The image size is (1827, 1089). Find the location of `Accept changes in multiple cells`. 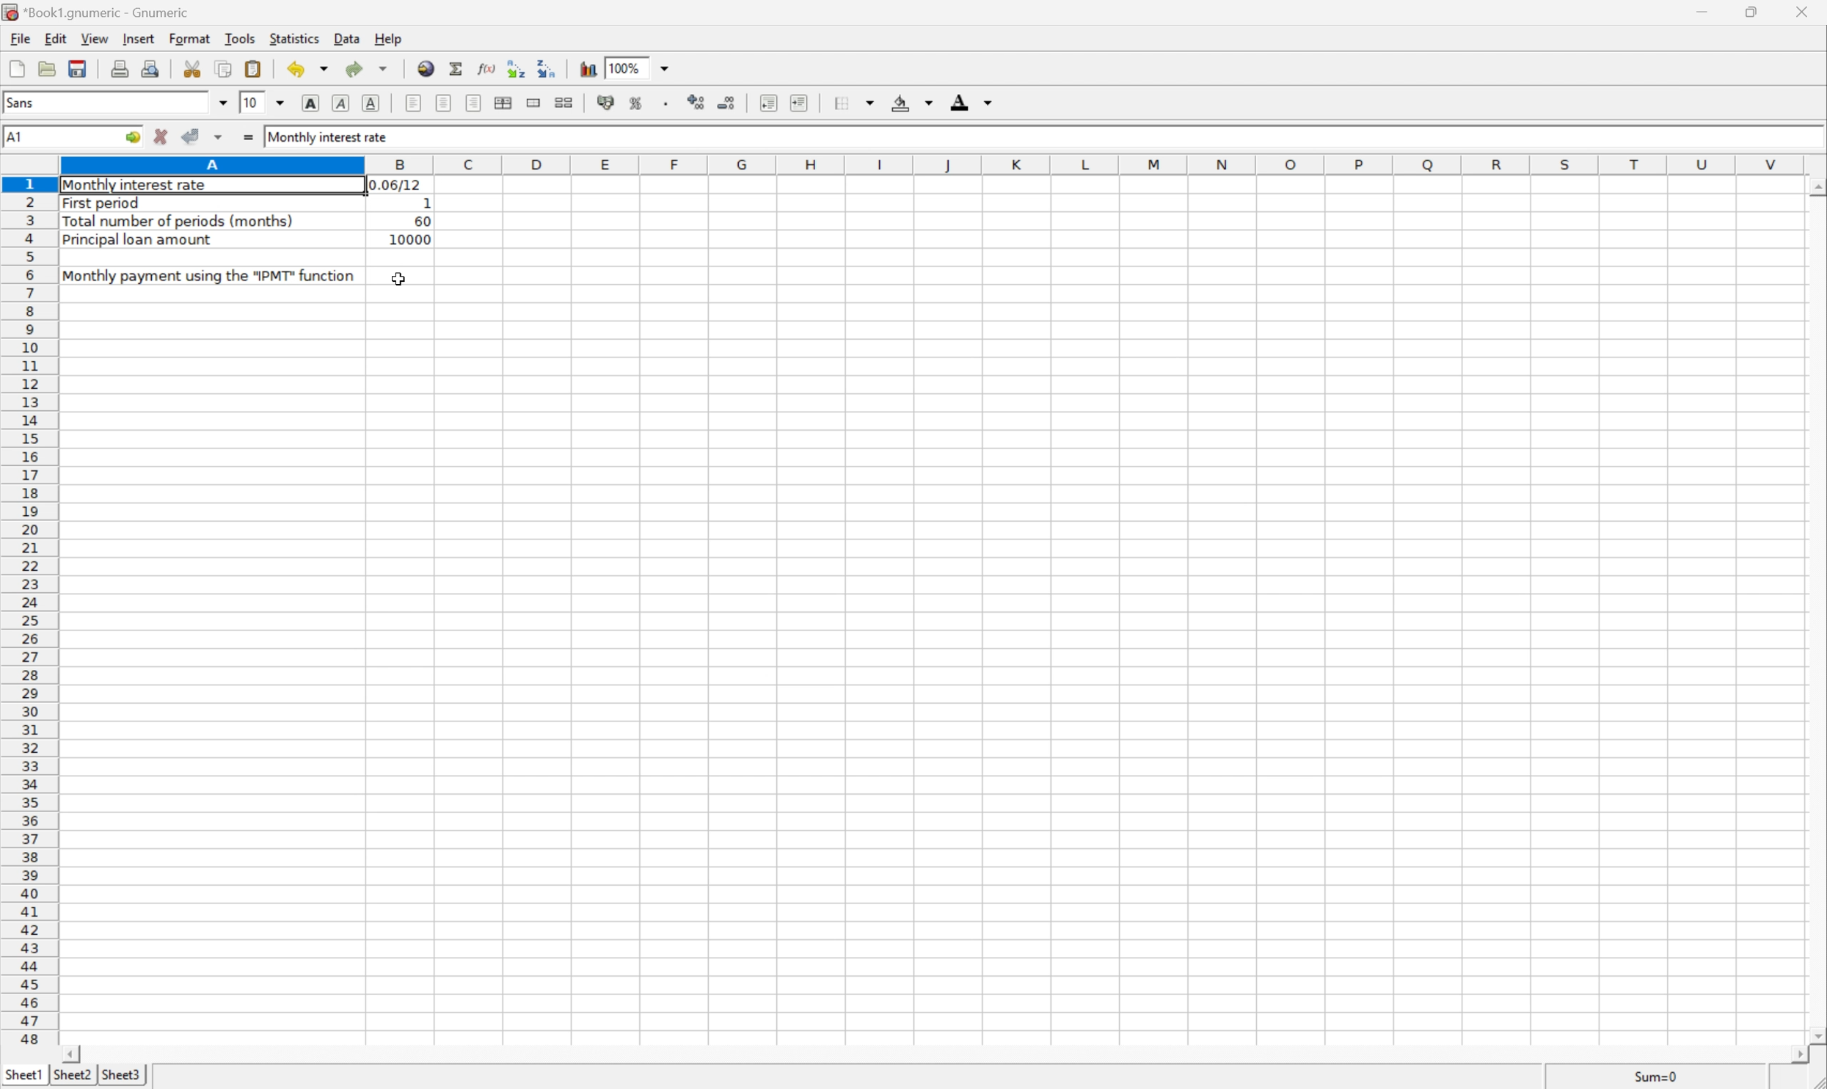

Accept changes in multiple cells is located at coordinates (219, 138).